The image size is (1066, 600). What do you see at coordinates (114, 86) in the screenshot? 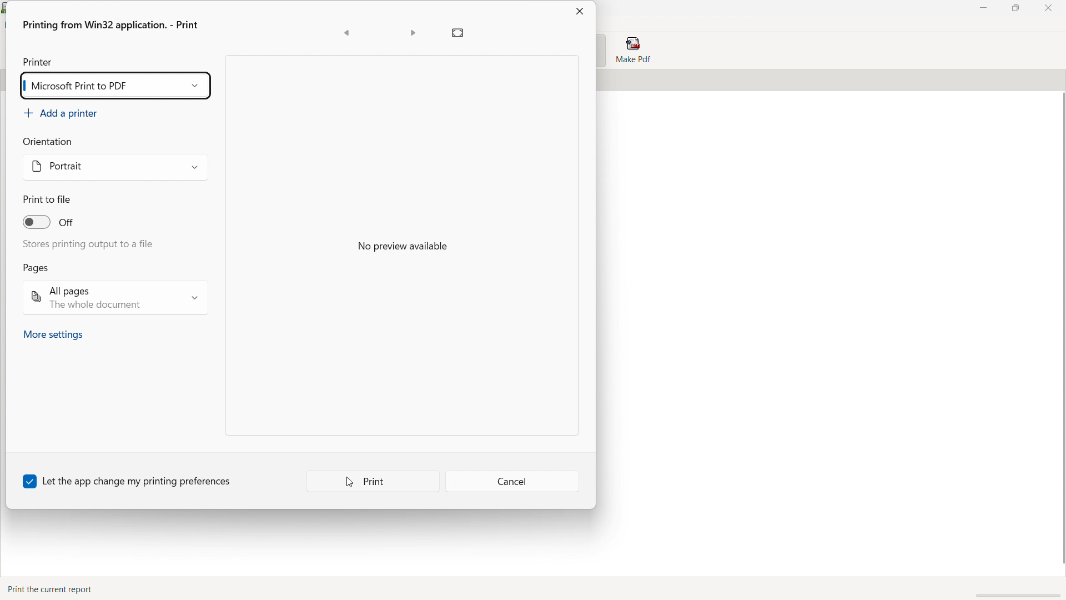
I see `microsoft print to pdf` at bounding box center [114, 86].